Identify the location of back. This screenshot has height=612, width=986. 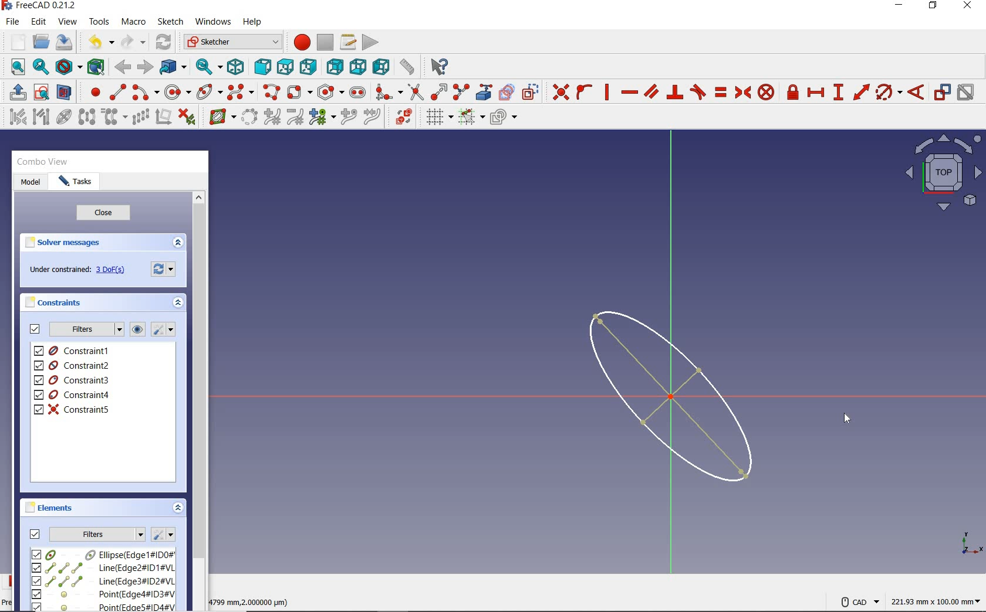
(122, 67).